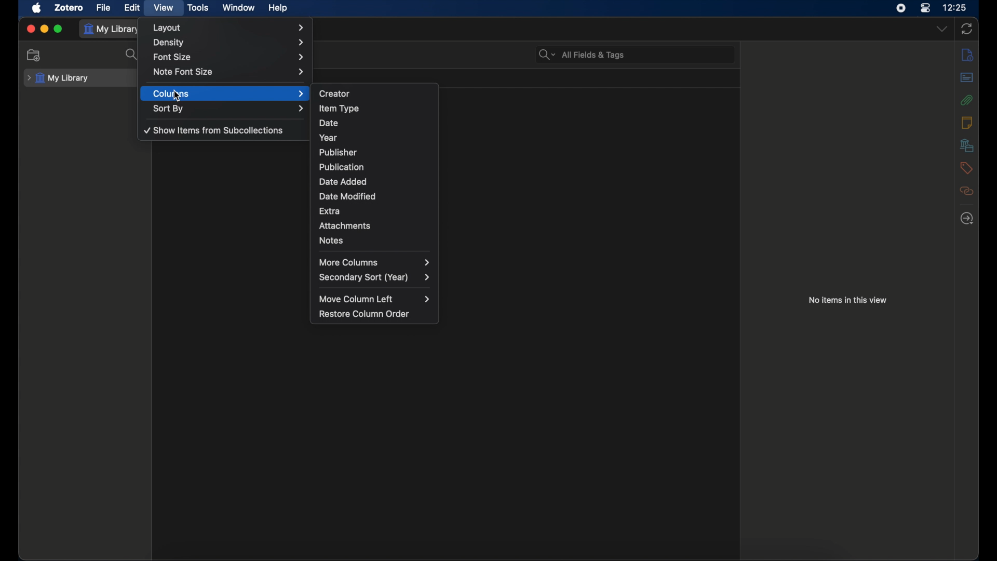 The width and height of the screenshot is (997, 561). I want to click on related, so click(967, 191).